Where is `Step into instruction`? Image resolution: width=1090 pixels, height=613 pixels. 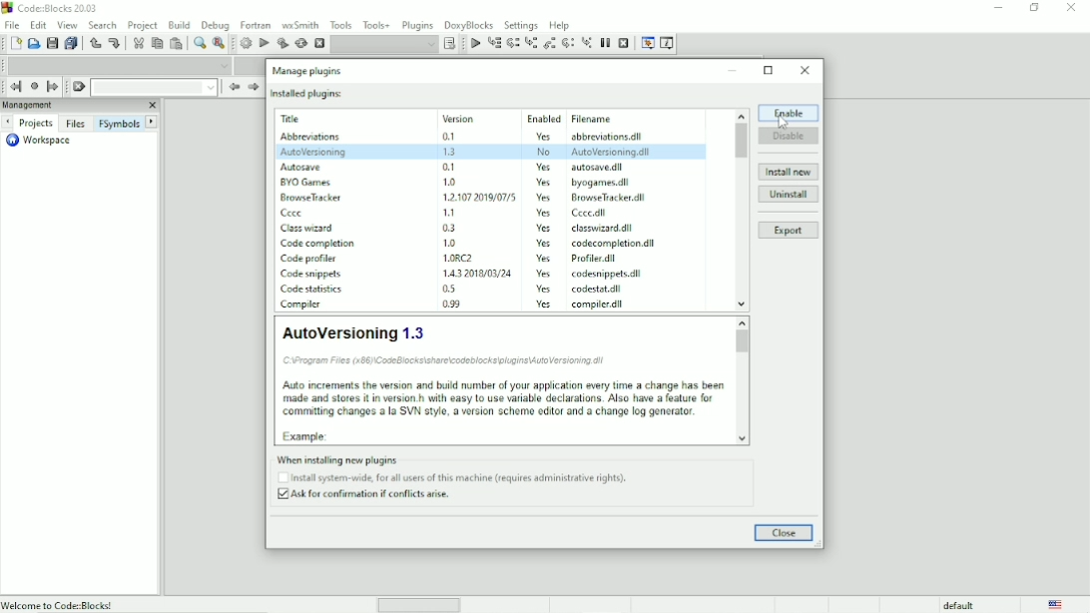 Step into instruction is located at coordinates (586, 43).